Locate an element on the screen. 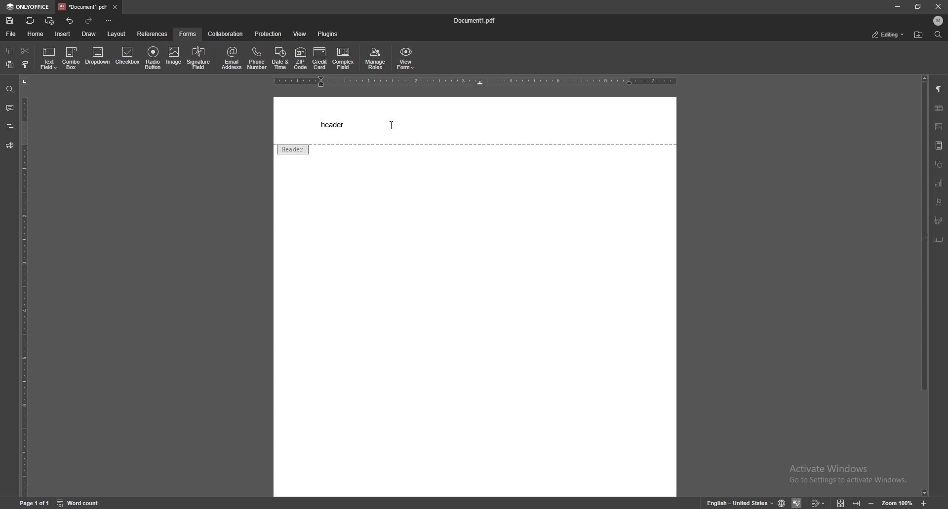 The width and height of the screenshot is (948, 509). insert is located at coordinates (62, 34).